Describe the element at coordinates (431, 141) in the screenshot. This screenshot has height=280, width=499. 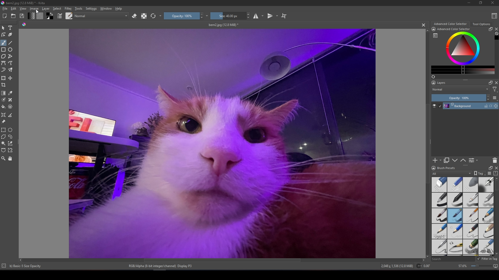
I see `Left panel slider` at that location.